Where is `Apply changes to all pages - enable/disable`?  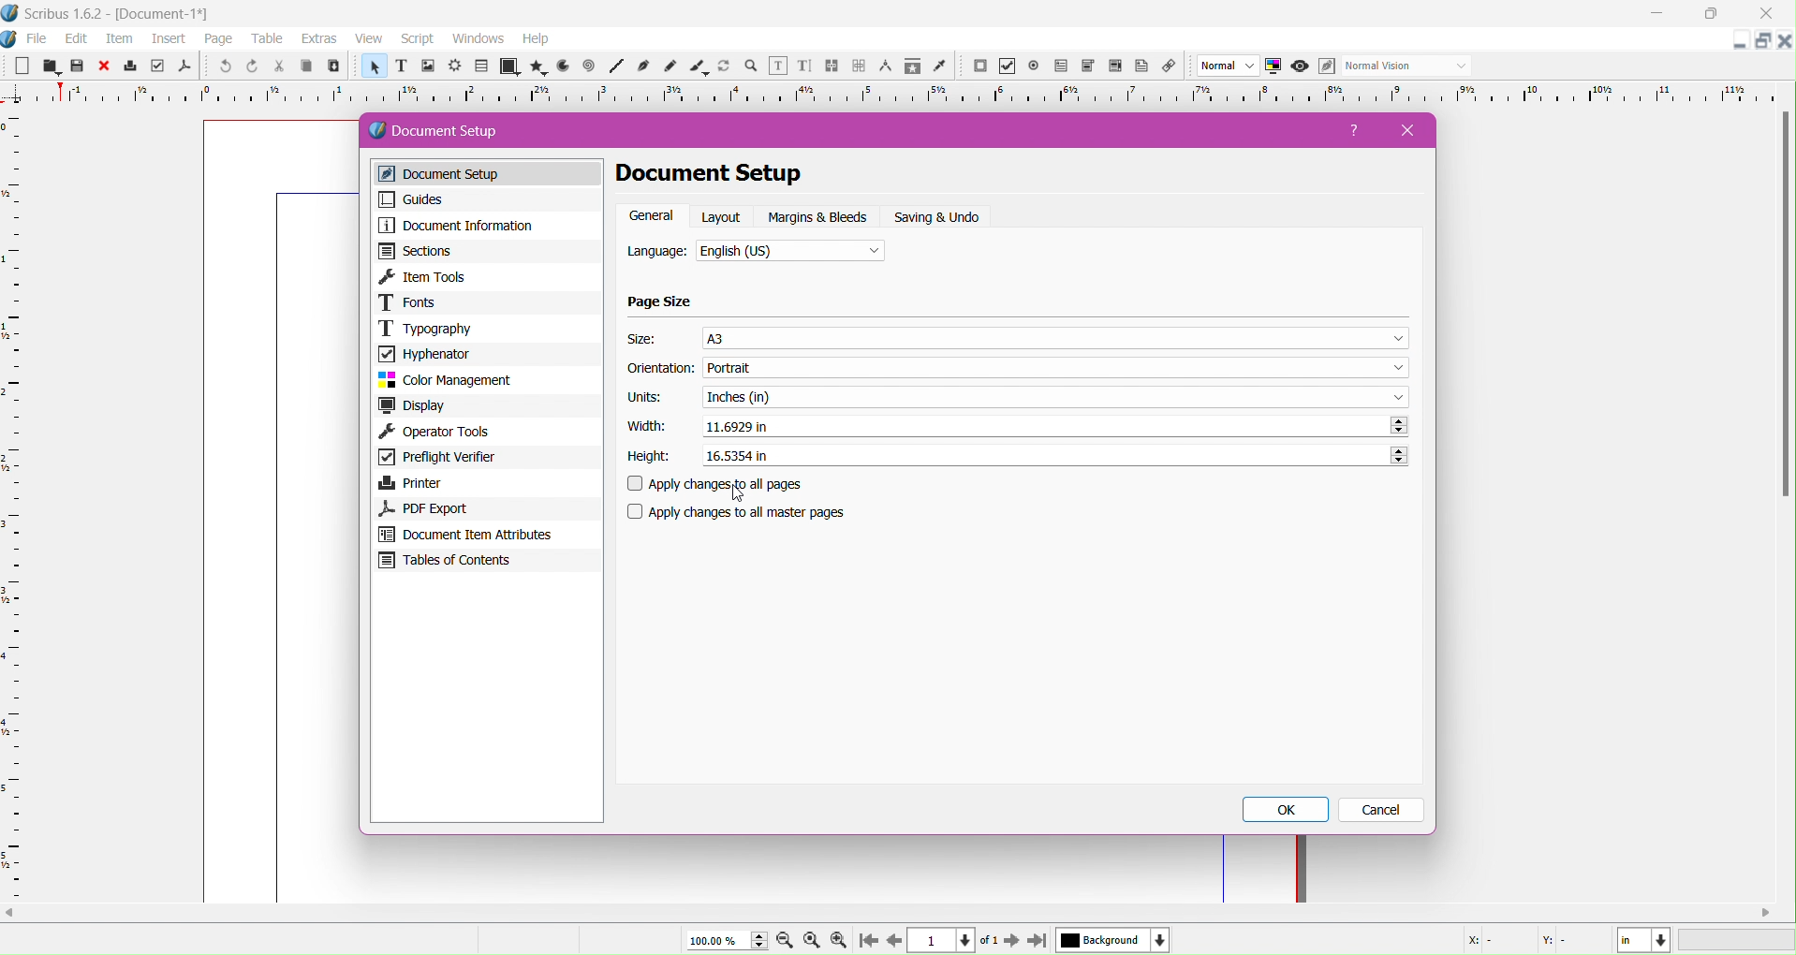 Apply changes to all pages - enable/disable is located at coordinates (723, 485).